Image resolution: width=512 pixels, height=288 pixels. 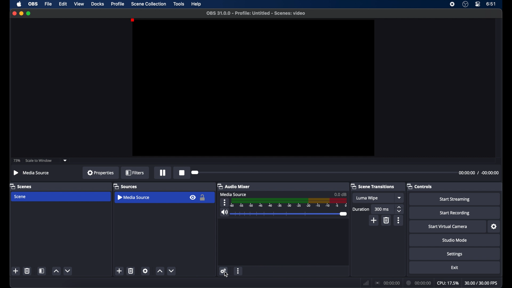 What do you see at coordinates (21, 13) in the screenshot?
I see `minimize` at bounding box center [21, 13].